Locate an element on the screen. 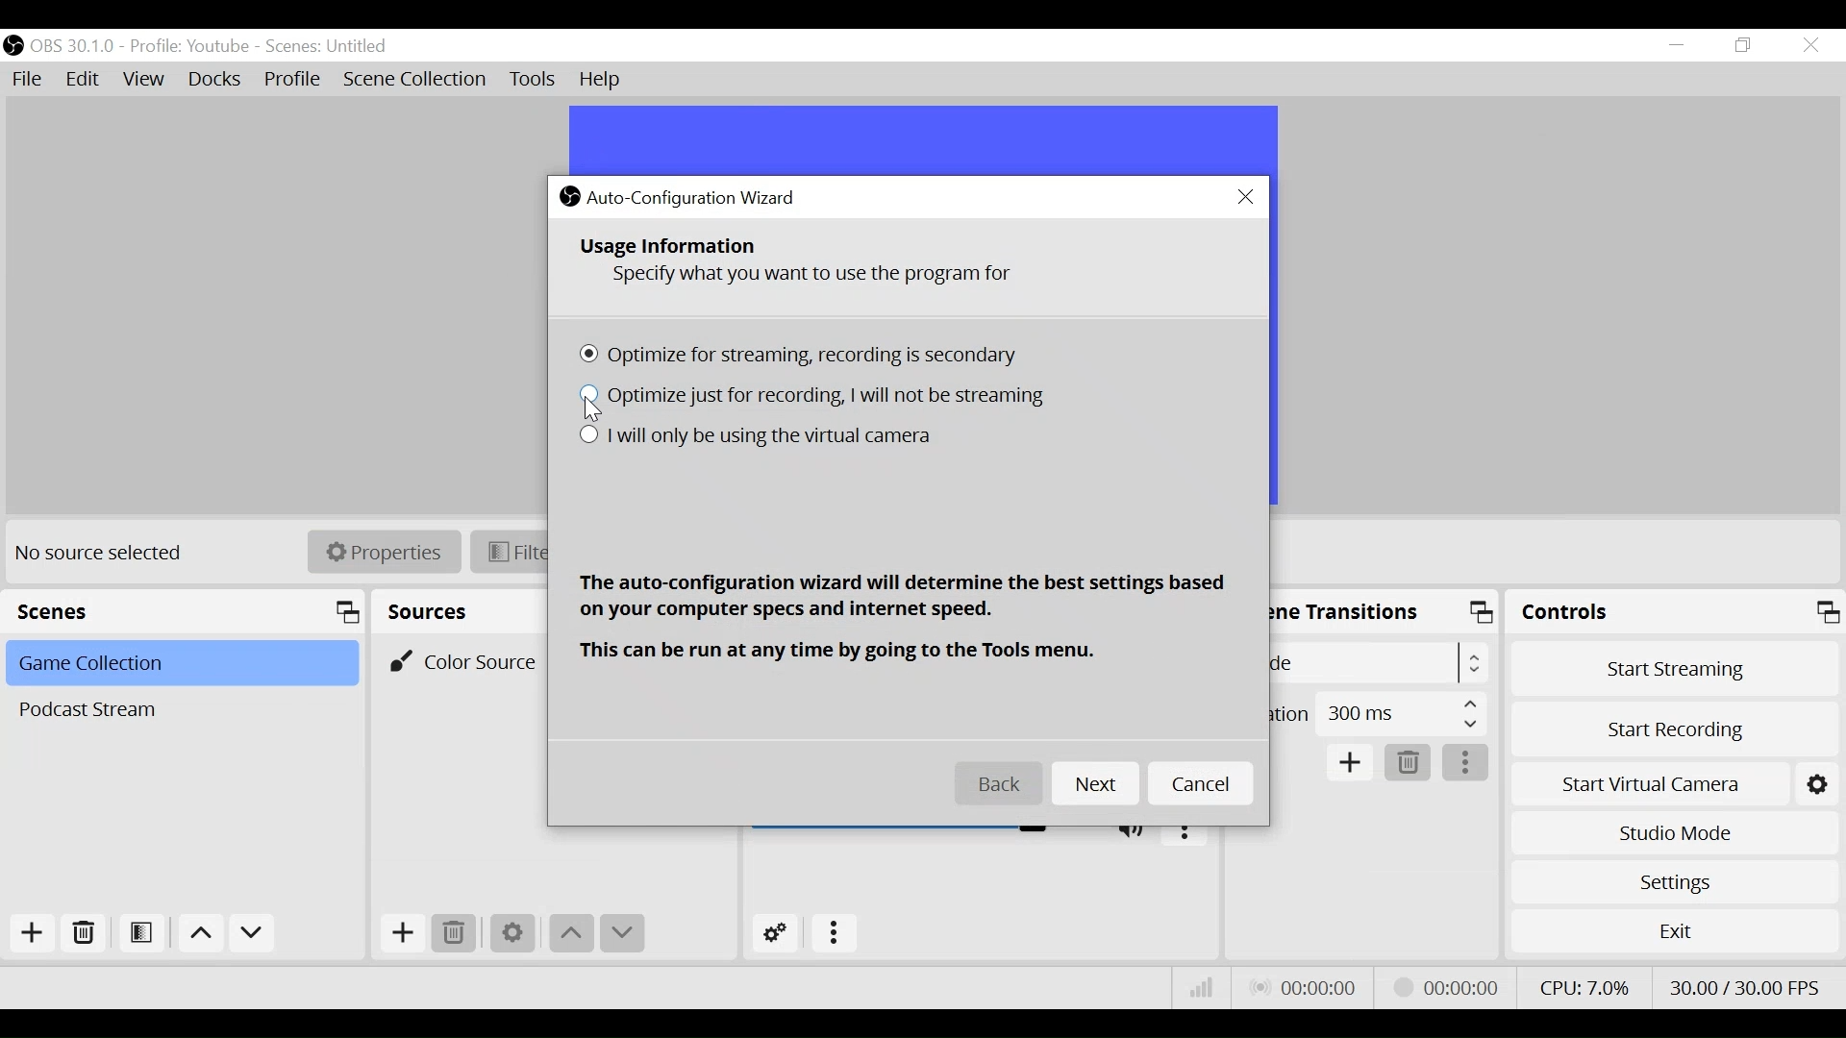 The width and height of the screenshot is (1846, 1038). Settings is located at coordinates (512, 935).